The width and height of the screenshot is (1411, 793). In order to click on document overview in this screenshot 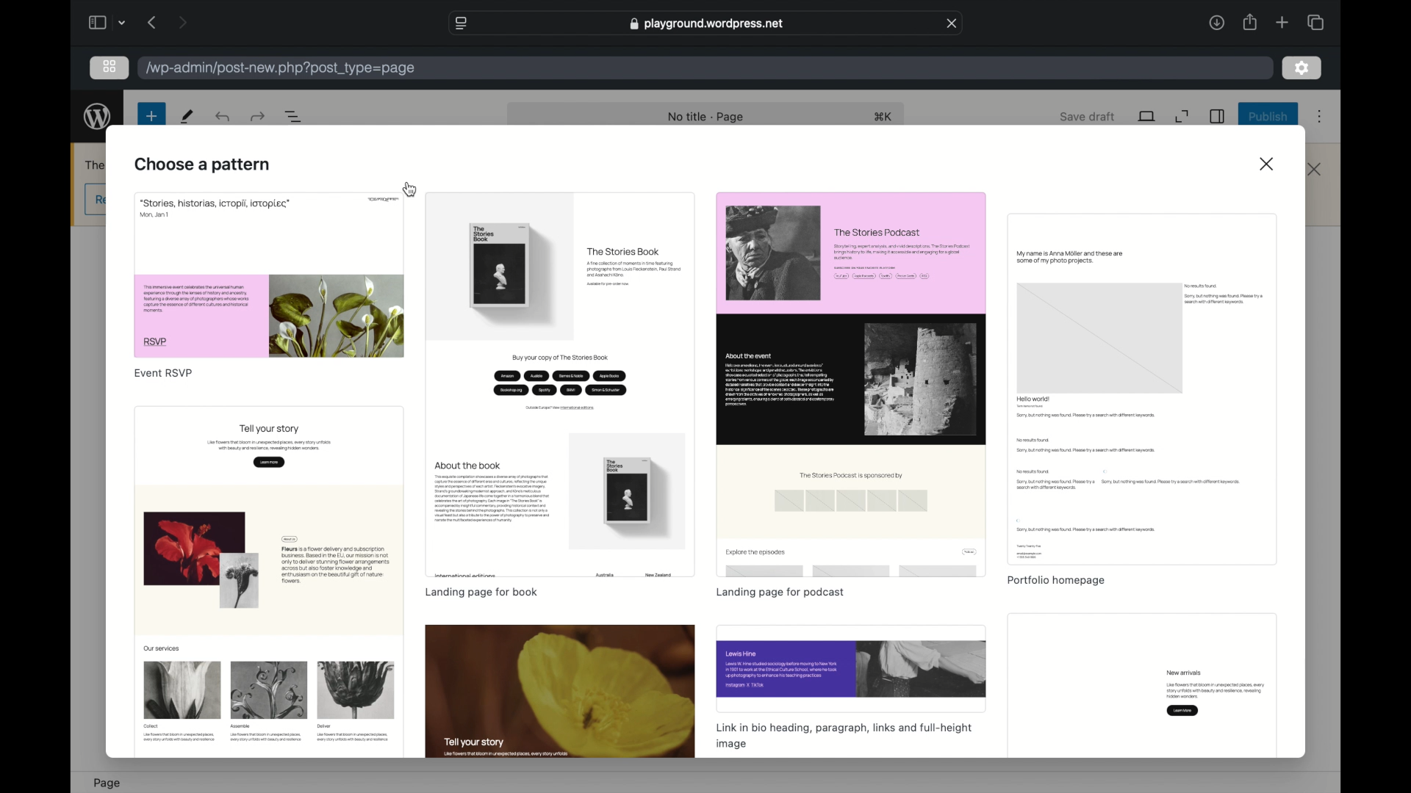, I will do `click(294, 116)`.